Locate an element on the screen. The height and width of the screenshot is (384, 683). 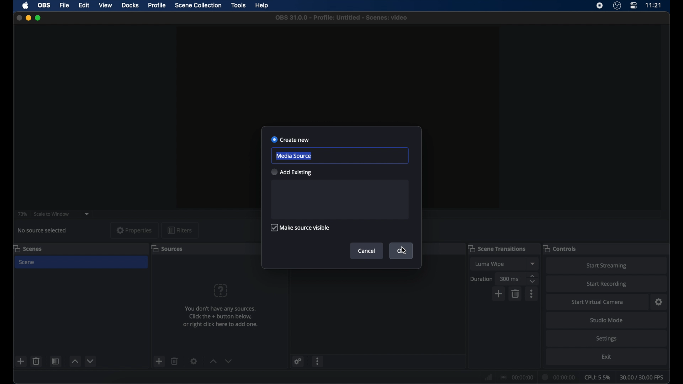
network is located at coordinates (488, 377).